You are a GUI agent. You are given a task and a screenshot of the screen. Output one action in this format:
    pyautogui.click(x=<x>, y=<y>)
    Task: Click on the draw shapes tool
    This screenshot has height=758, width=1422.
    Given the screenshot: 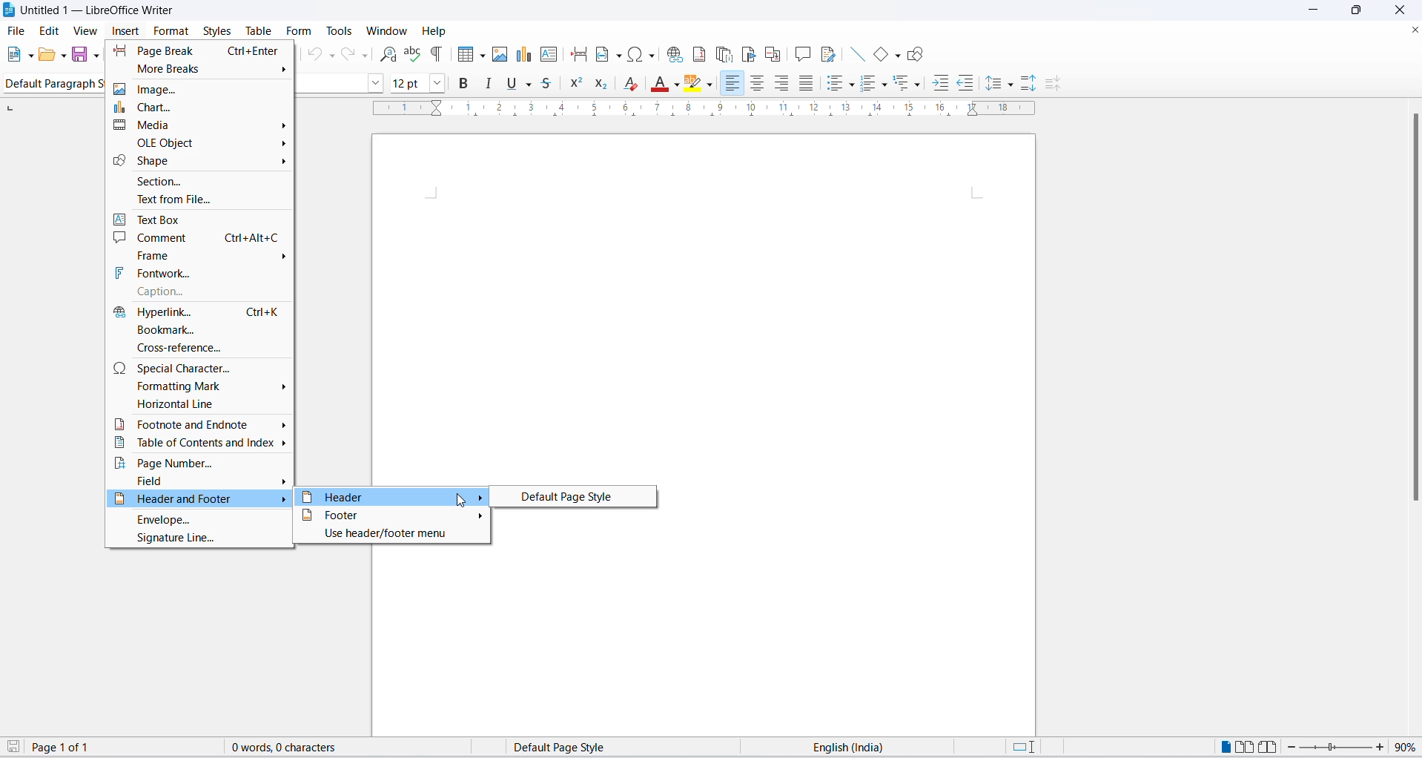 What is the action you would take?
    pyautogui.click(x=918, y=54)
    